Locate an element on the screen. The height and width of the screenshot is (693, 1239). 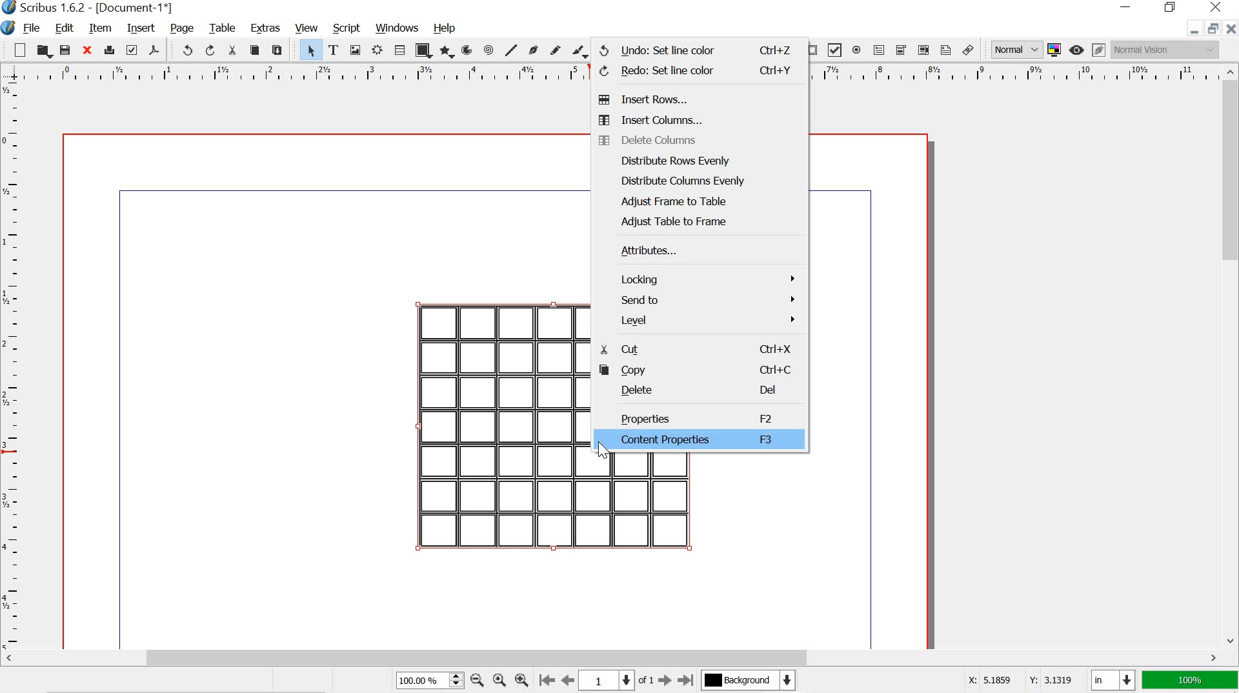
pdf radio button is located at coordinates (856, 50).